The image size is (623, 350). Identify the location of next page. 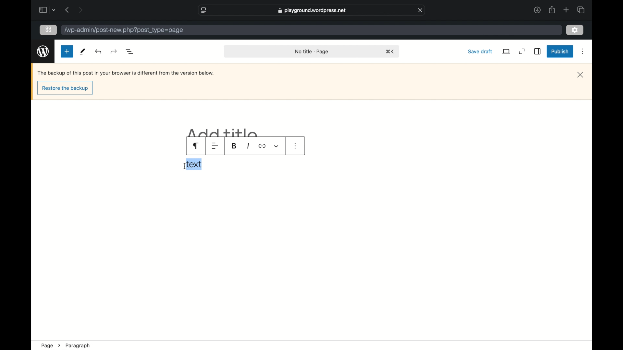
(80, 10).